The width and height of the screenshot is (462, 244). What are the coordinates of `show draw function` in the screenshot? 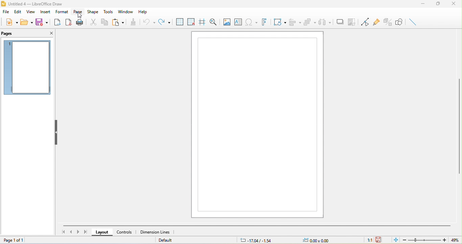 It's located at (399, 22).